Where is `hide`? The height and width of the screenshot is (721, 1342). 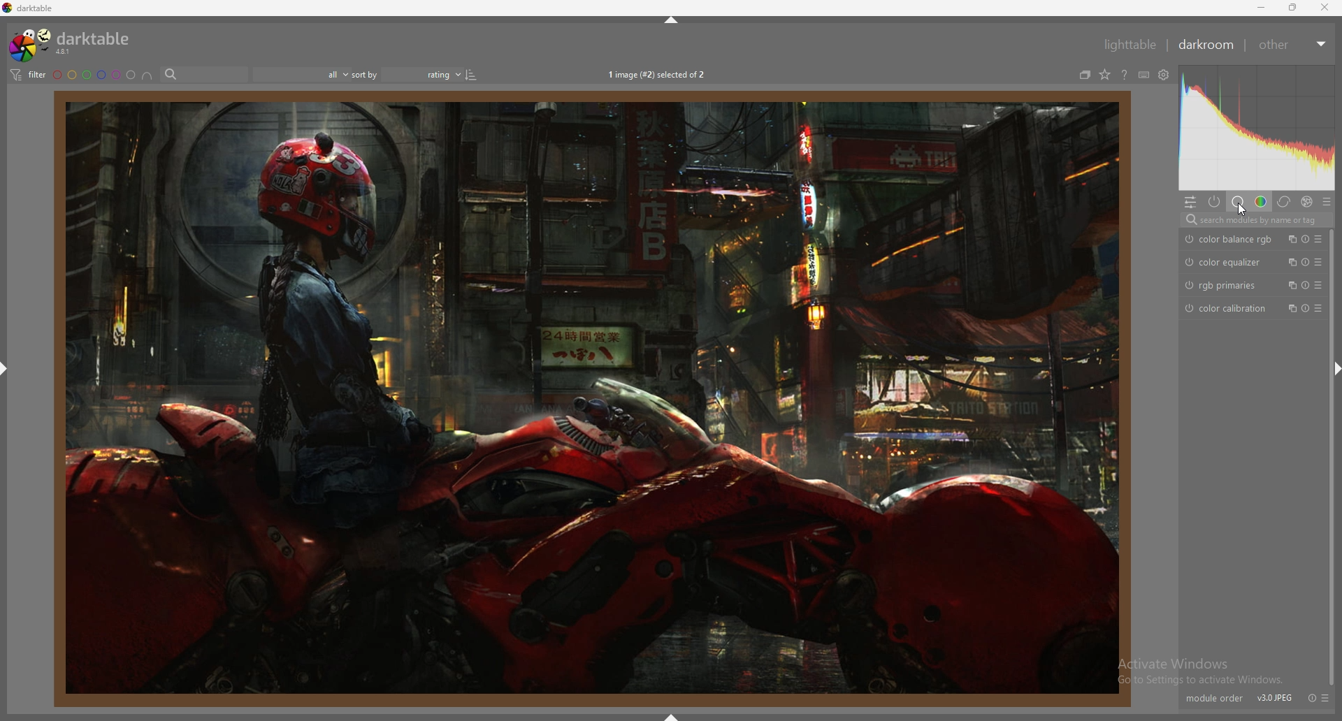 hide is located at coordinates (668, 20).